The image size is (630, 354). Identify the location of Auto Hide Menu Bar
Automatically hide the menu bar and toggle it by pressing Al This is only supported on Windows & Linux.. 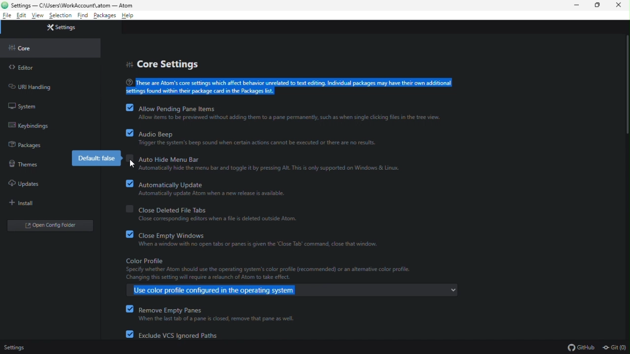
(283, 165).